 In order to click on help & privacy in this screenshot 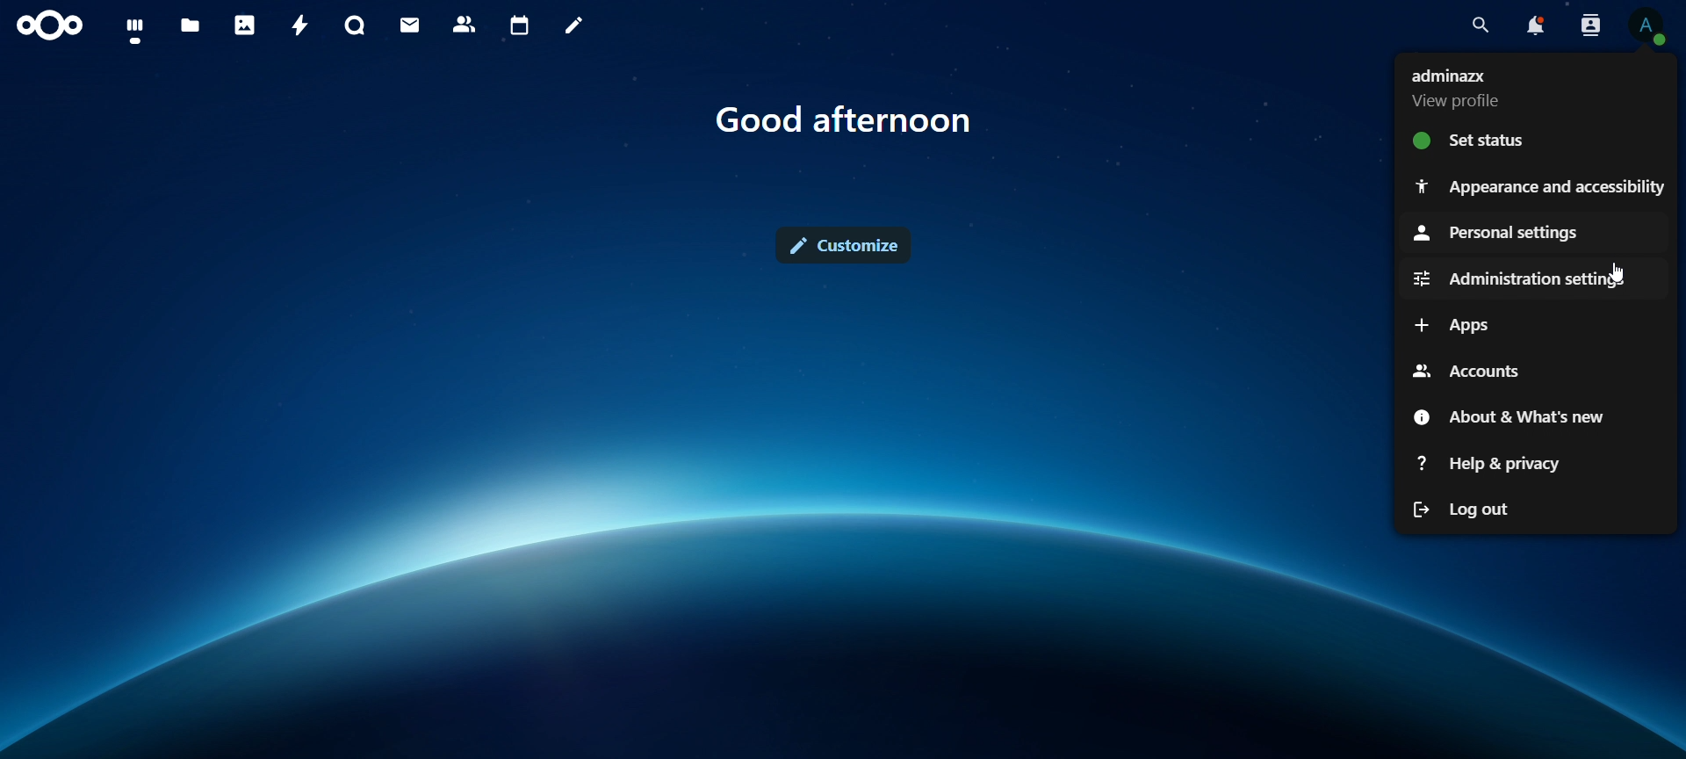, I will do `click(1488, 465)`.